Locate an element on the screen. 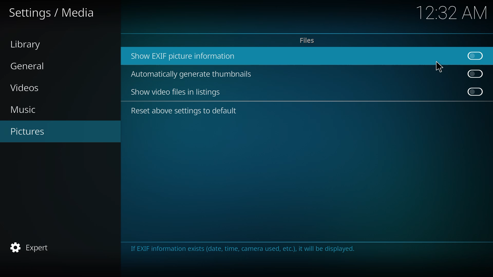 The height and width of the screenshot is (277, 493). click to enable is located at coordinates (476, 92).